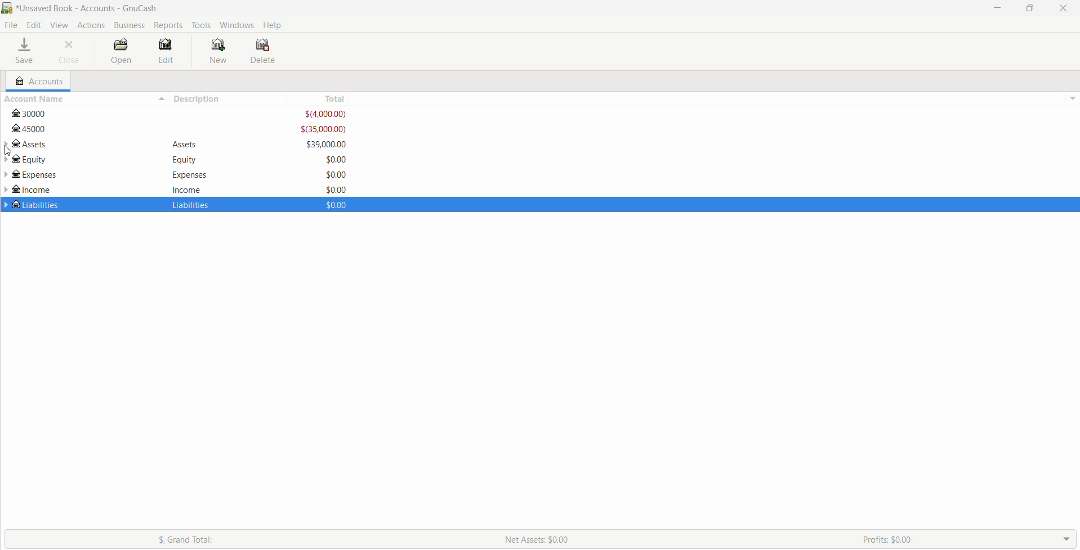  Describe the element at coordinates (68, 51) in the screenshot. I see `Close` at that location.